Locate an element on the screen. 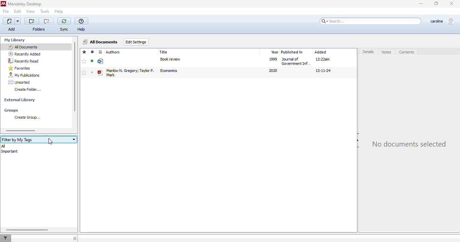 Image resolution: width=460 pixels, height=242 pixels. 12:22am is located at coordinates (323, 59).